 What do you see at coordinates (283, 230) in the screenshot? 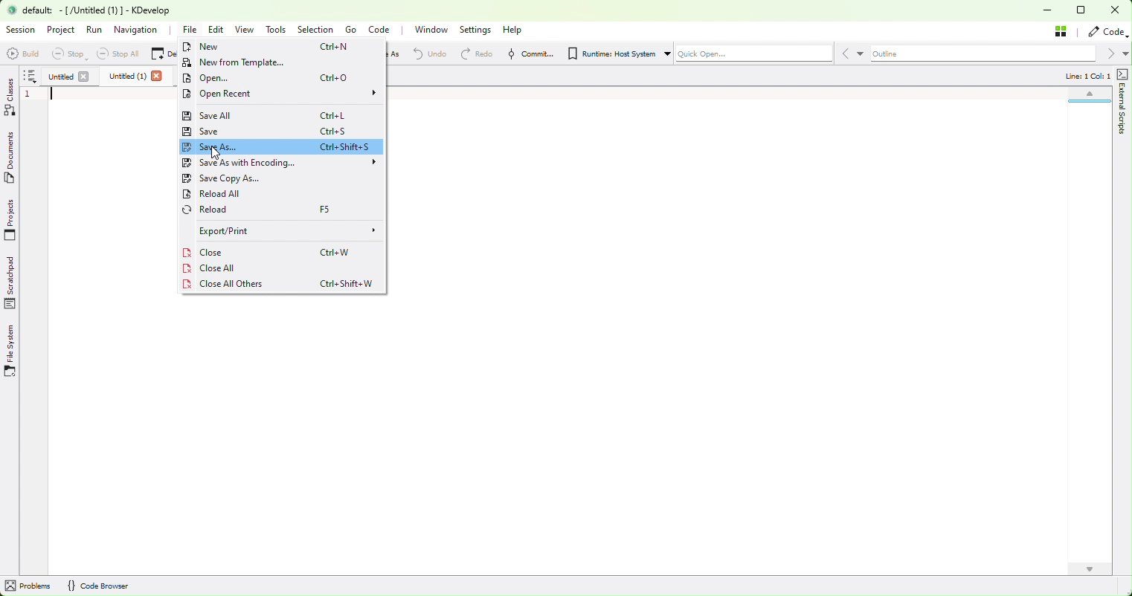
I see `Export/print` at bounding box center [283, 230].